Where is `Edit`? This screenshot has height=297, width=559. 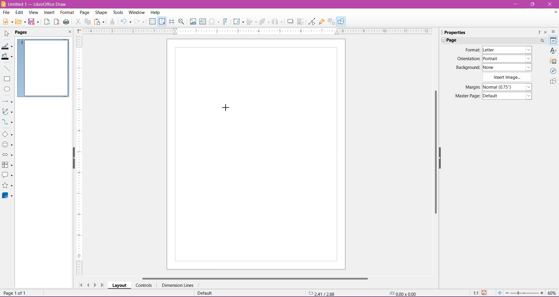
Edit is located at coordinates (20, 12).